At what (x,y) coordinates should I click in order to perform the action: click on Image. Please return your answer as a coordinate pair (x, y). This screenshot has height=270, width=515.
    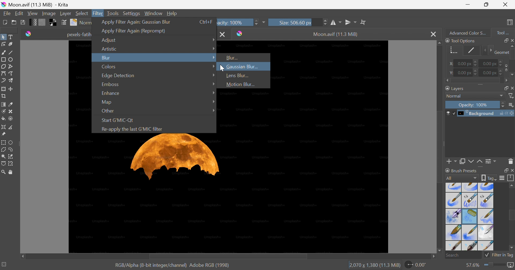
    Looking at the image, I should click on (48, 14).